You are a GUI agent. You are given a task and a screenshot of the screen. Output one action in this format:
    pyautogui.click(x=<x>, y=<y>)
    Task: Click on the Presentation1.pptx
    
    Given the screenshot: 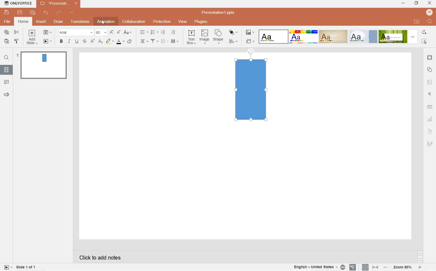 What is the action you would take?
    pyautogui.click(x=219, y=12)
    